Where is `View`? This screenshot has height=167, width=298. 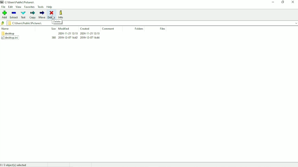
View is located at coordinates (19, 7).